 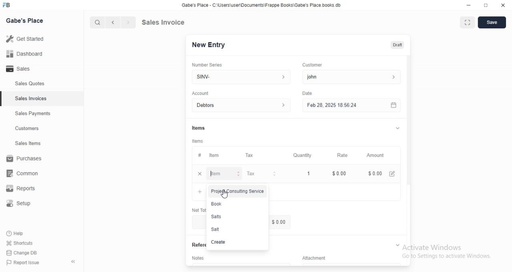 What do you see at coordinates (233, 217) in the screenshot?
I see `Sats` at bounding box center [233, 217].